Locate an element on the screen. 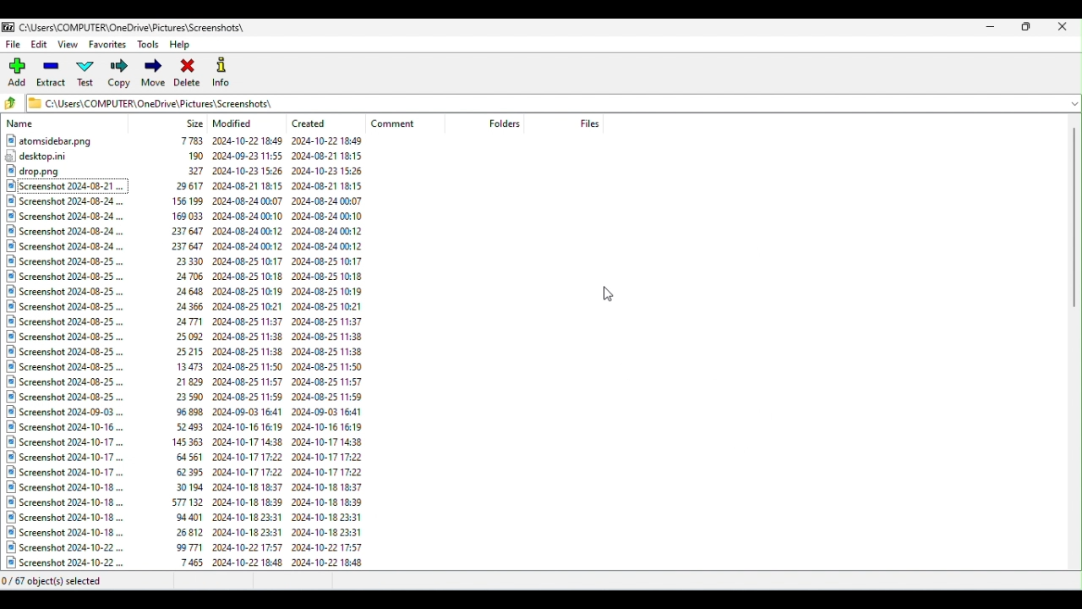  View is located at coordinates (70, 46).